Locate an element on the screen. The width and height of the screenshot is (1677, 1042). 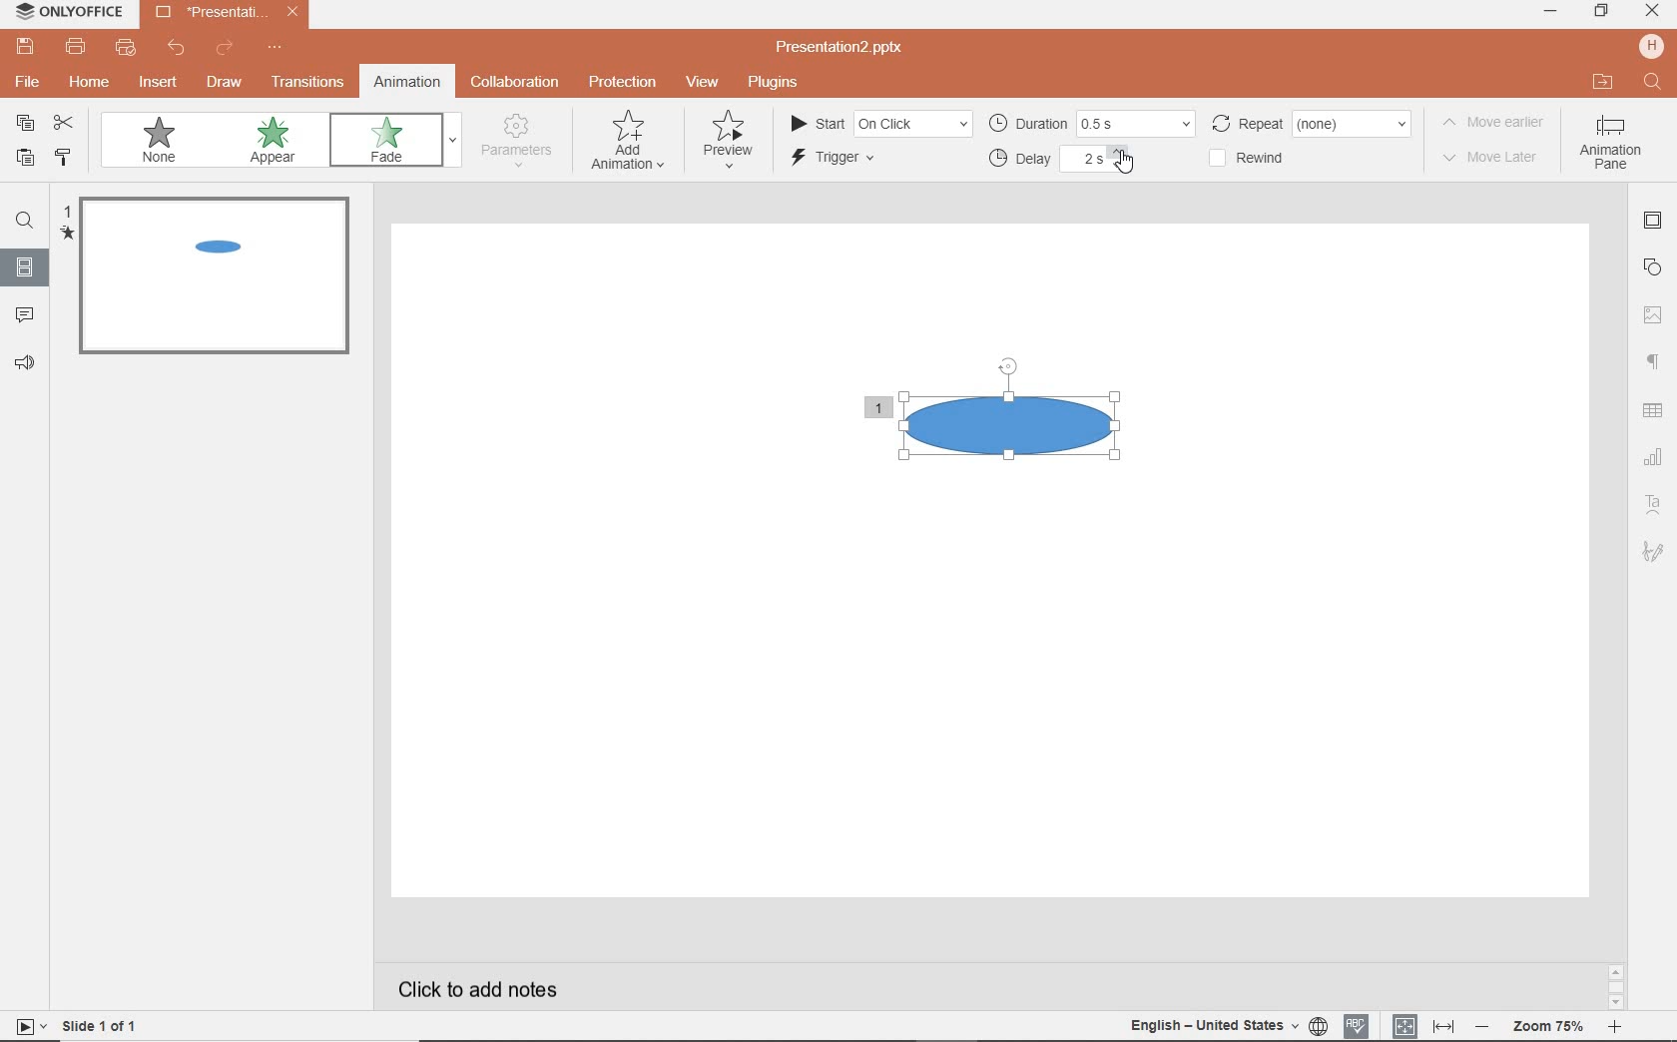
slide 1 is located at coordinates (212, 279).